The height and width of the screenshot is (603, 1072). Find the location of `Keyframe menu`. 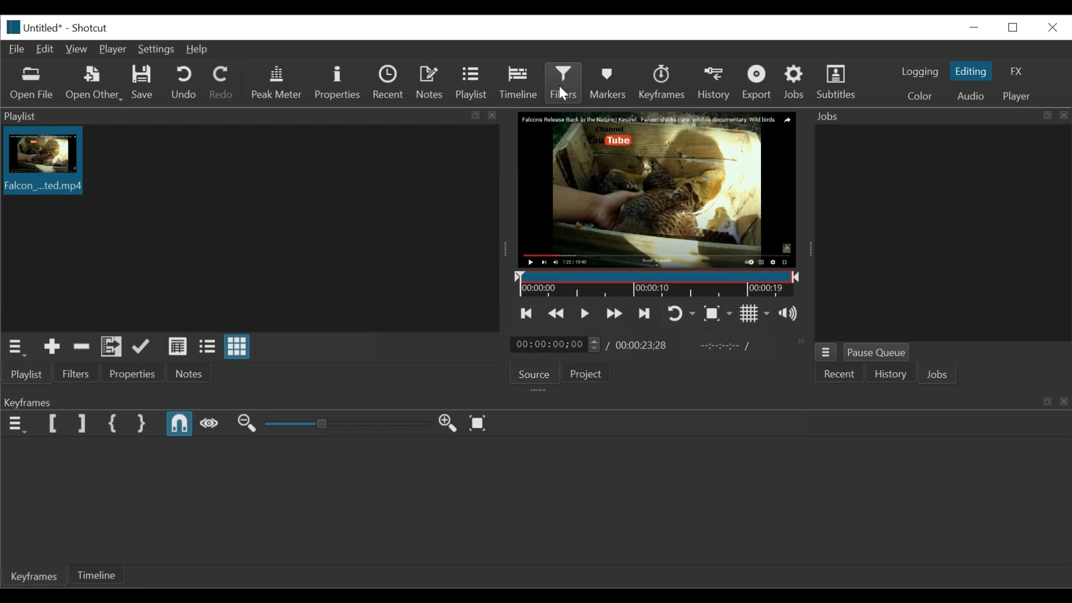

Keyframe menu is located at coordinates (17, 424).